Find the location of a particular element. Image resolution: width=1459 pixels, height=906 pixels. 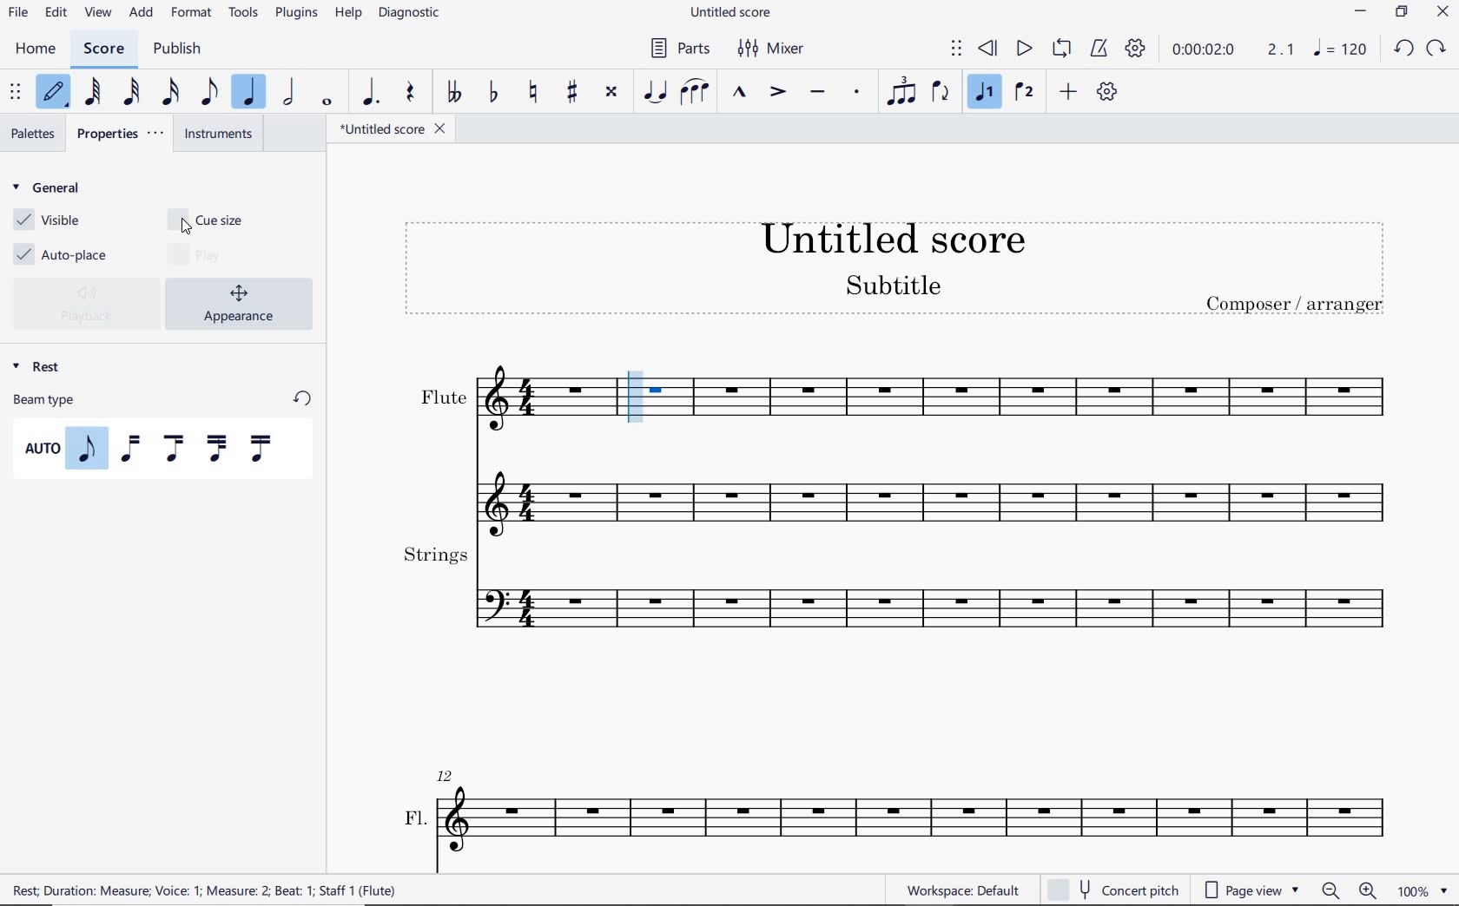

REST is located at coordinates (41, 364).